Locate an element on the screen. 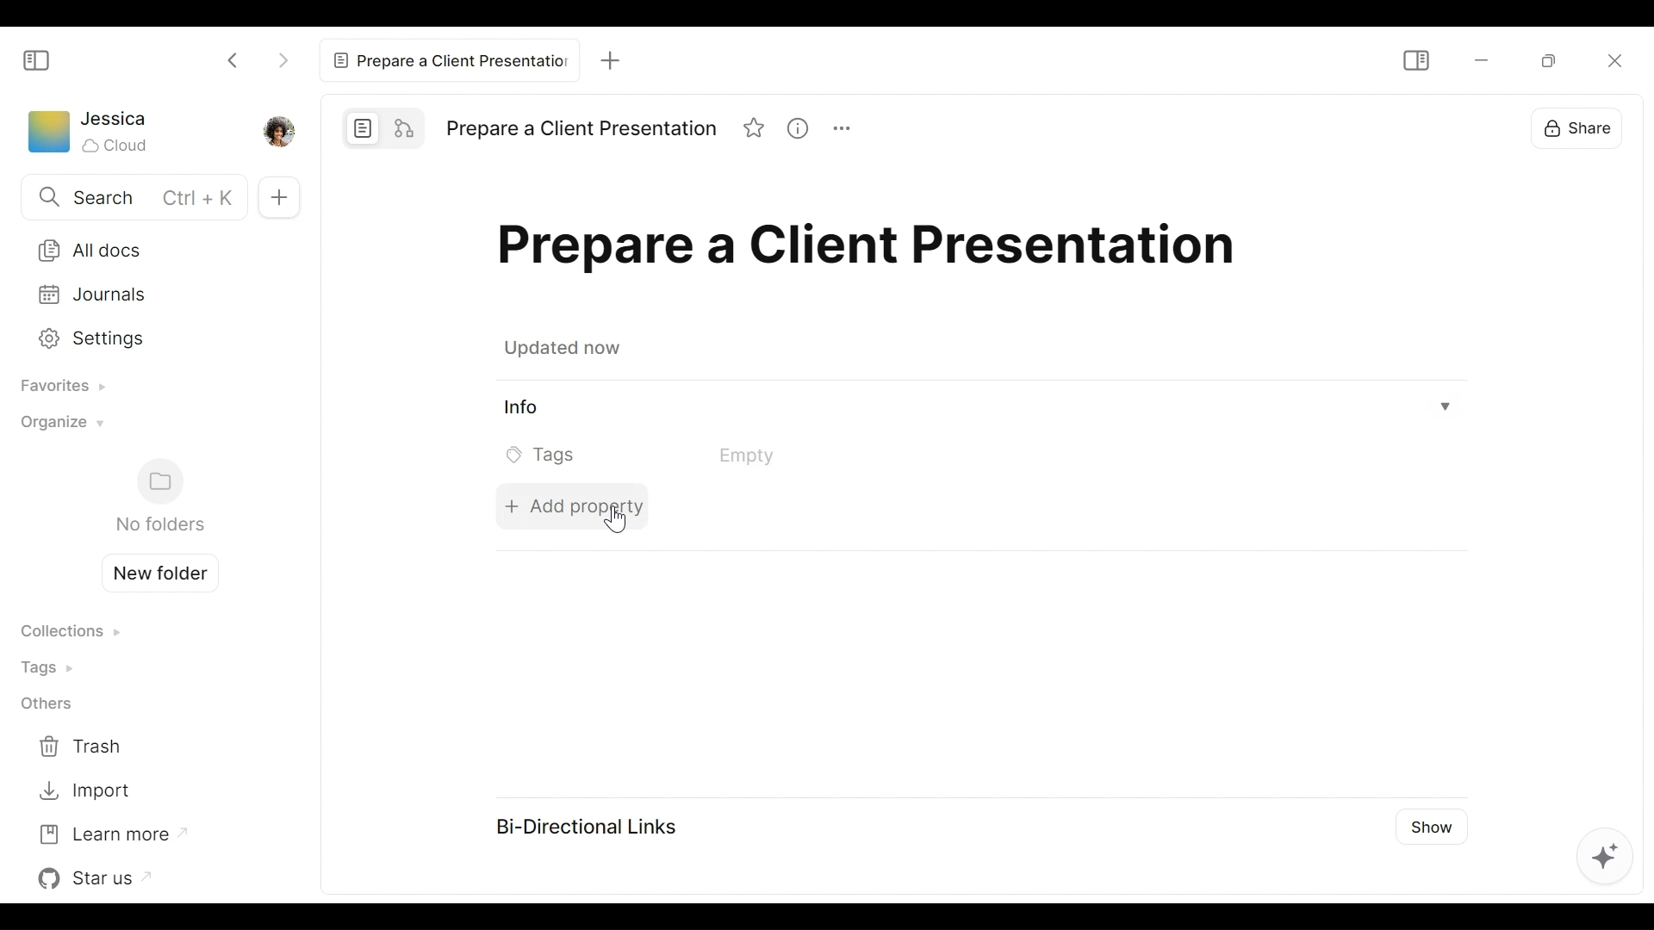 The height and width of the screenshot is (930, 1654). Star us is located at coordinates (99, 878).